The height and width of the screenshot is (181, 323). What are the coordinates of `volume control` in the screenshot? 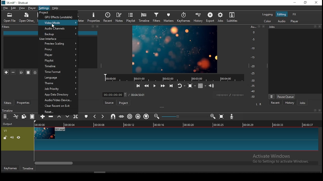 It's located at (212, 85).